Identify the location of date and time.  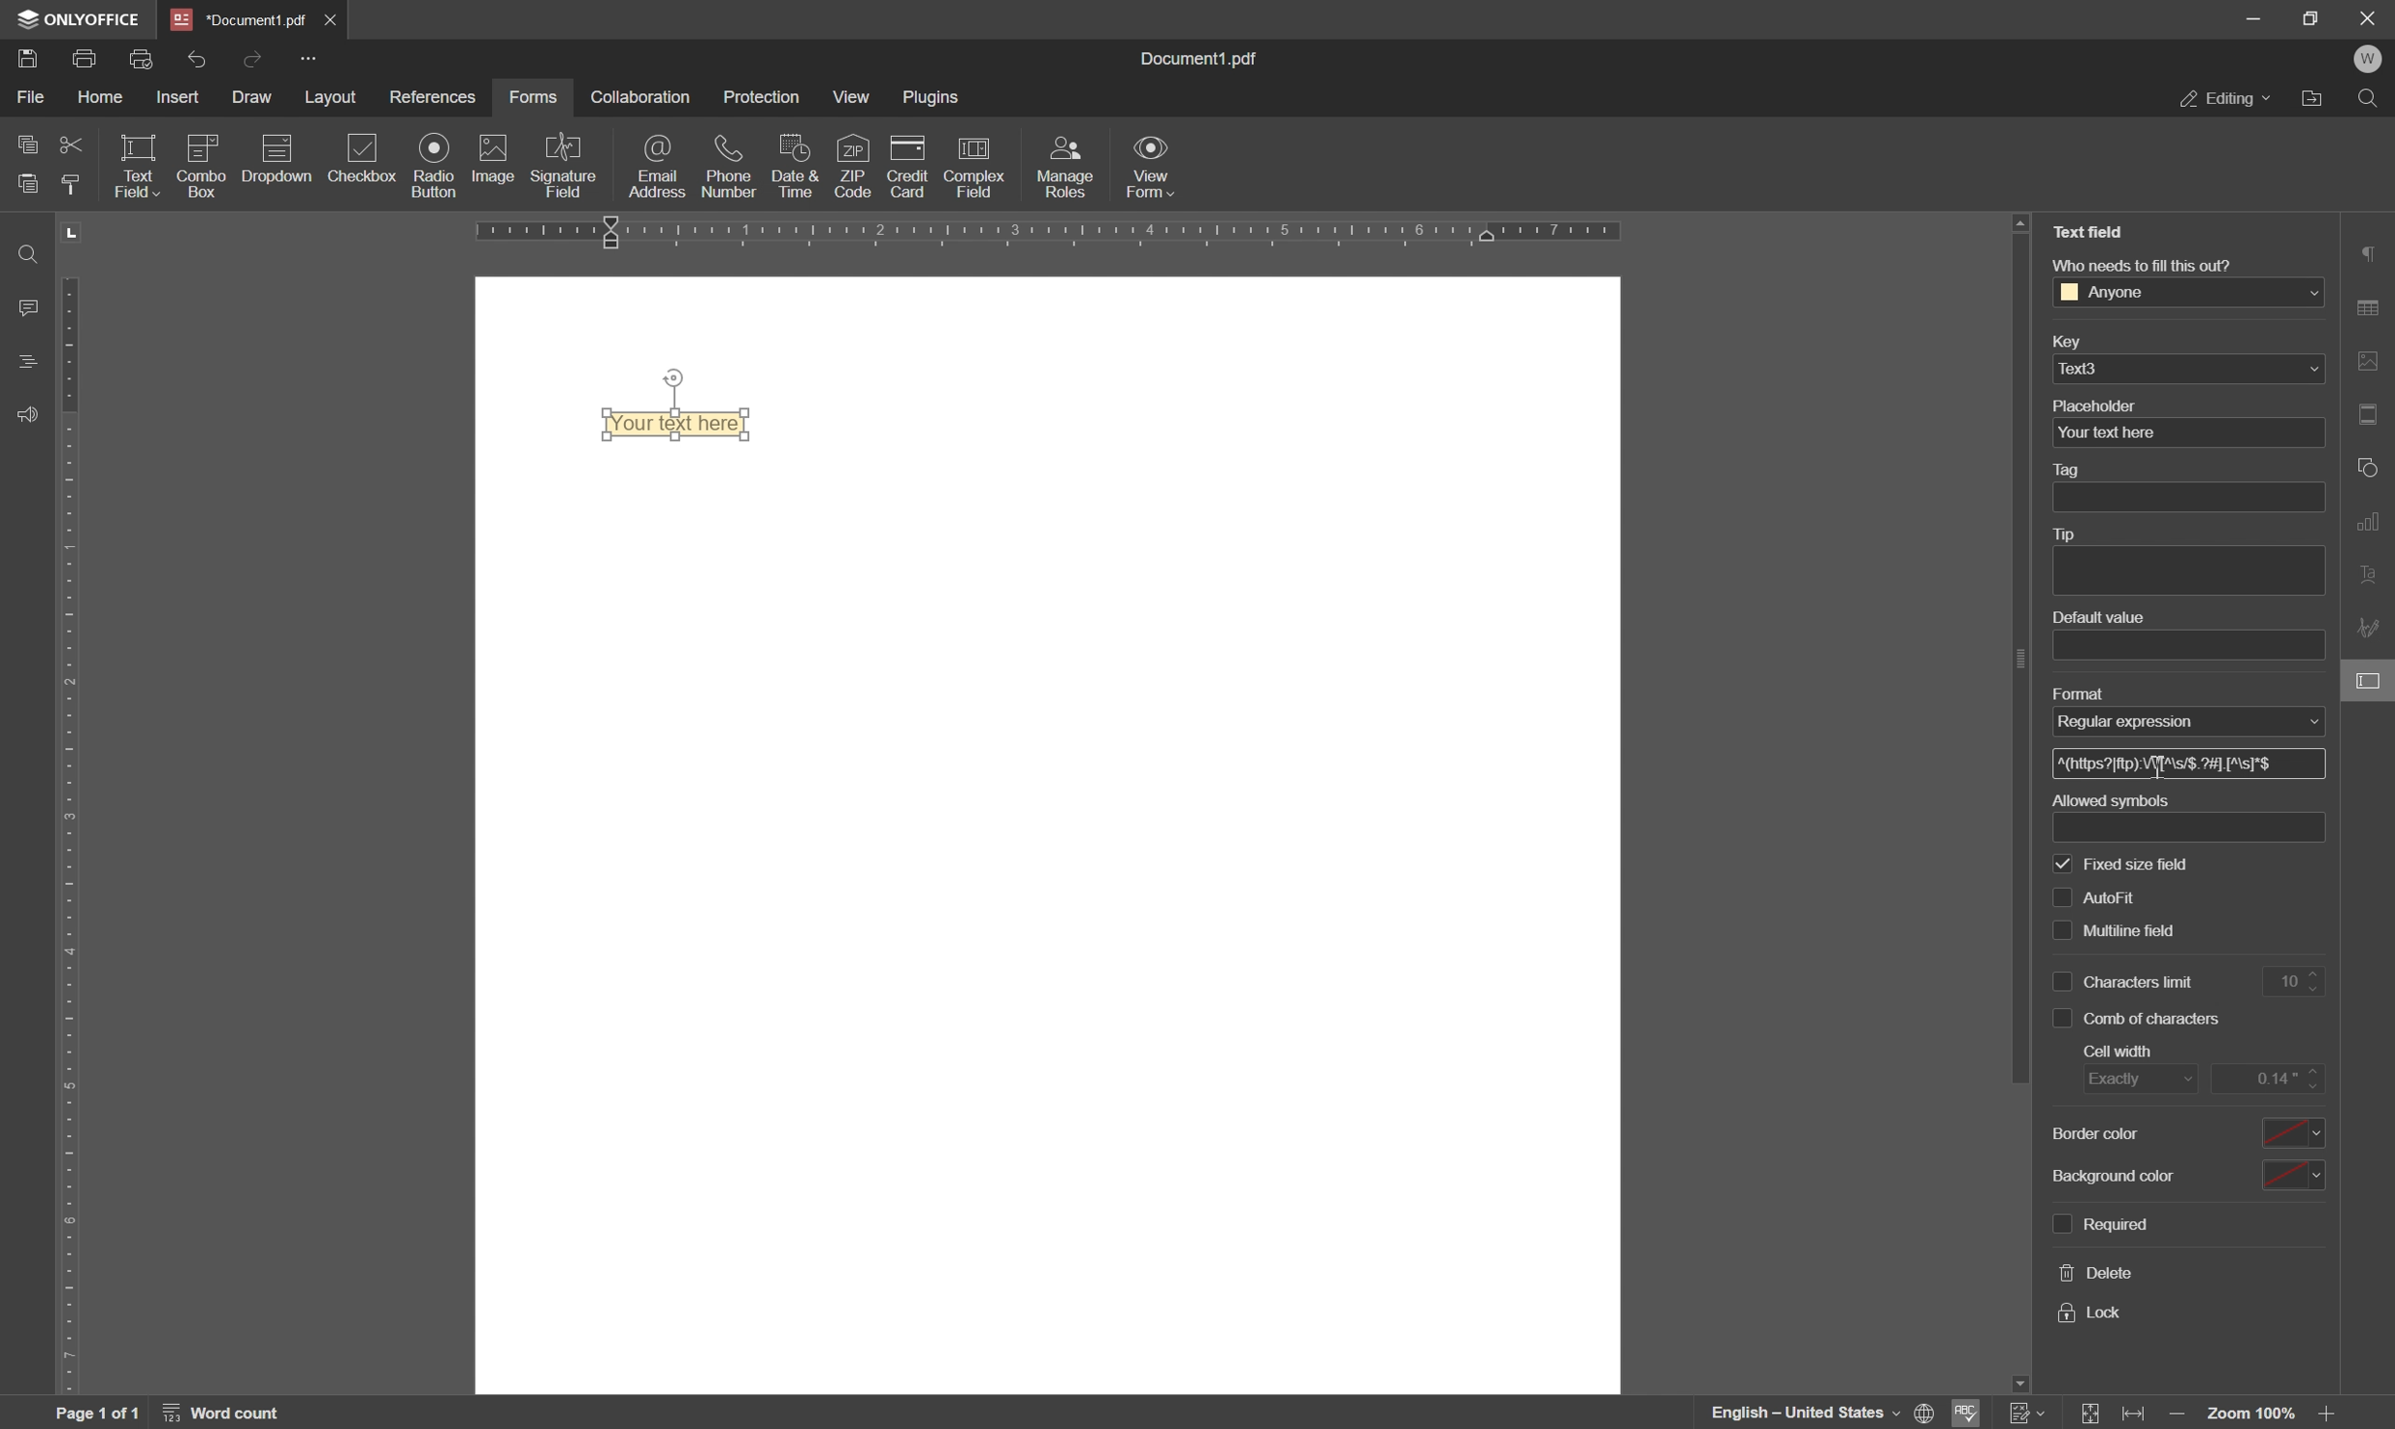
(794, 167).